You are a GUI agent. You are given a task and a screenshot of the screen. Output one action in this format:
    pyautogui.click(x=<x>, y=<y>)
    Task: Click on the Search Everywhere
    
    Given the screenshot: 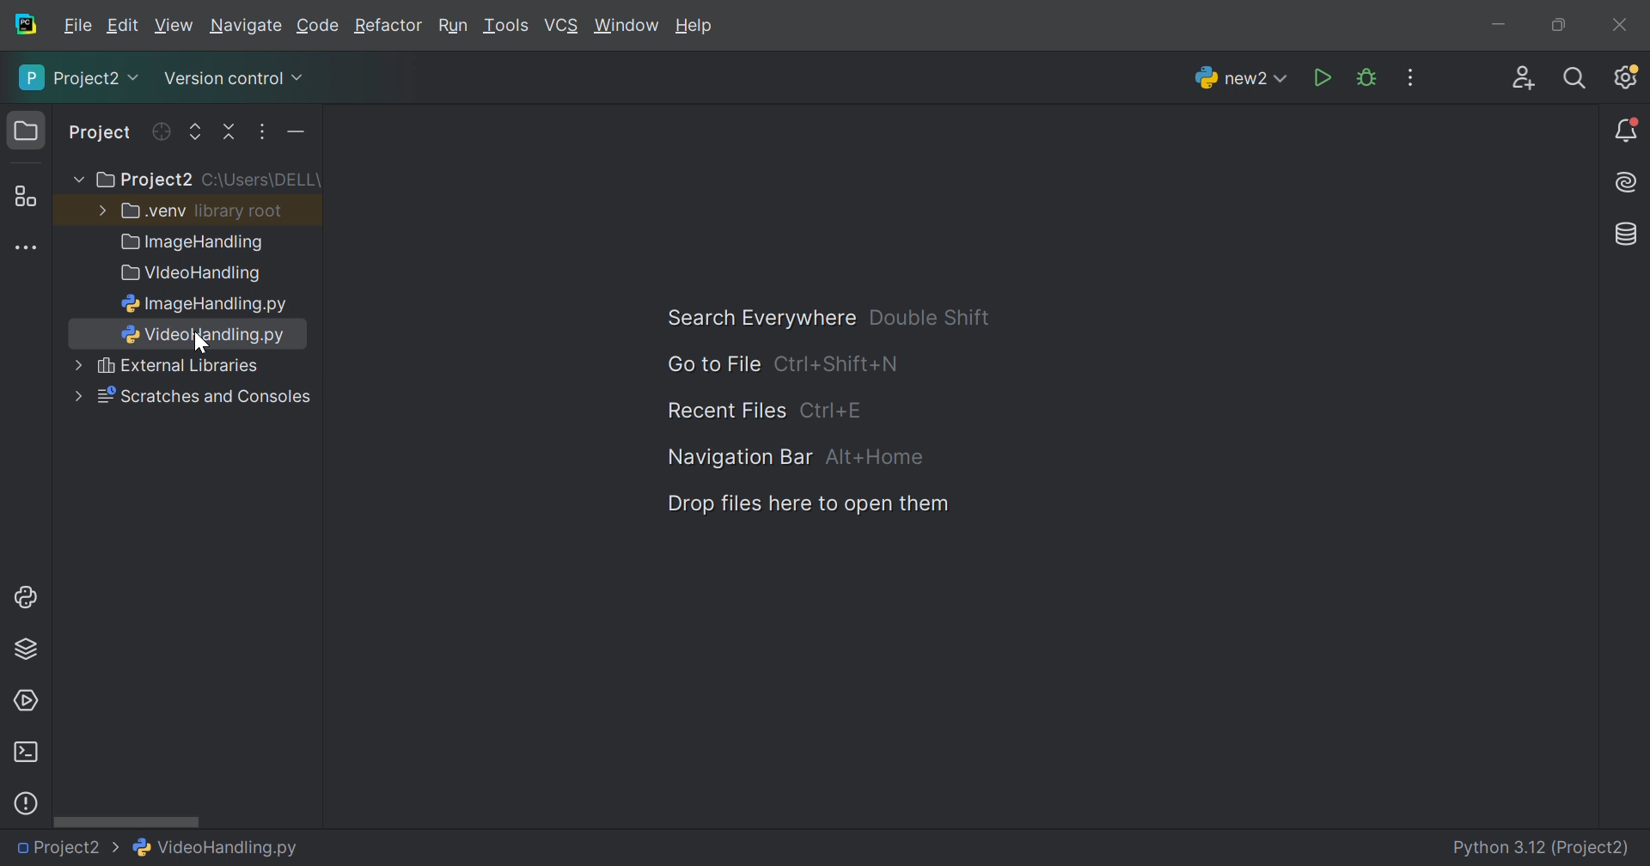 What is the action you would take?
    pyautogui.click(x=753, y=319)
    